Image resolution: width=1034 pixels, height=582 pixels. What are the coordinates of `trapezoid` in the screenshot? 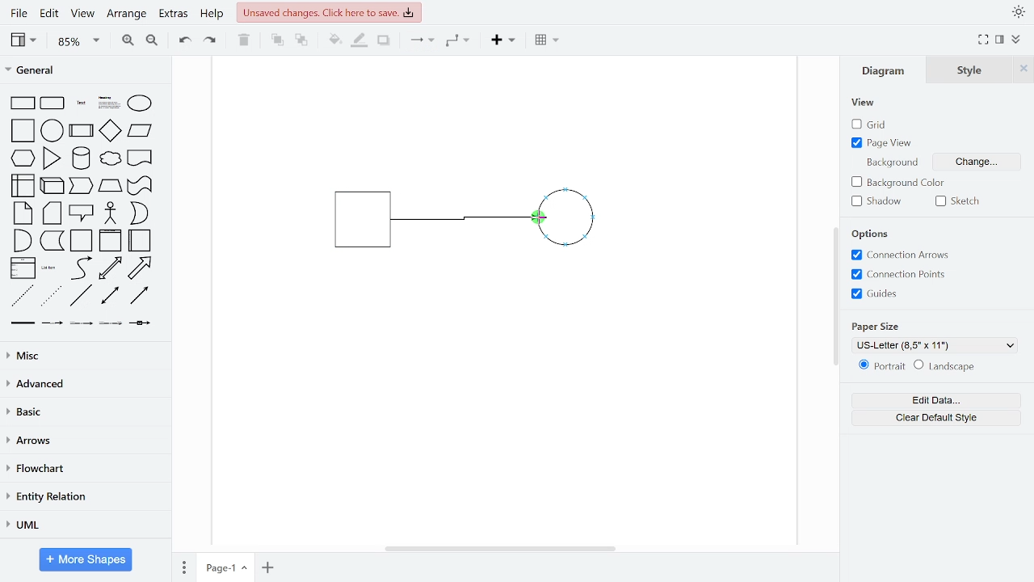 It's located at (110, 185).